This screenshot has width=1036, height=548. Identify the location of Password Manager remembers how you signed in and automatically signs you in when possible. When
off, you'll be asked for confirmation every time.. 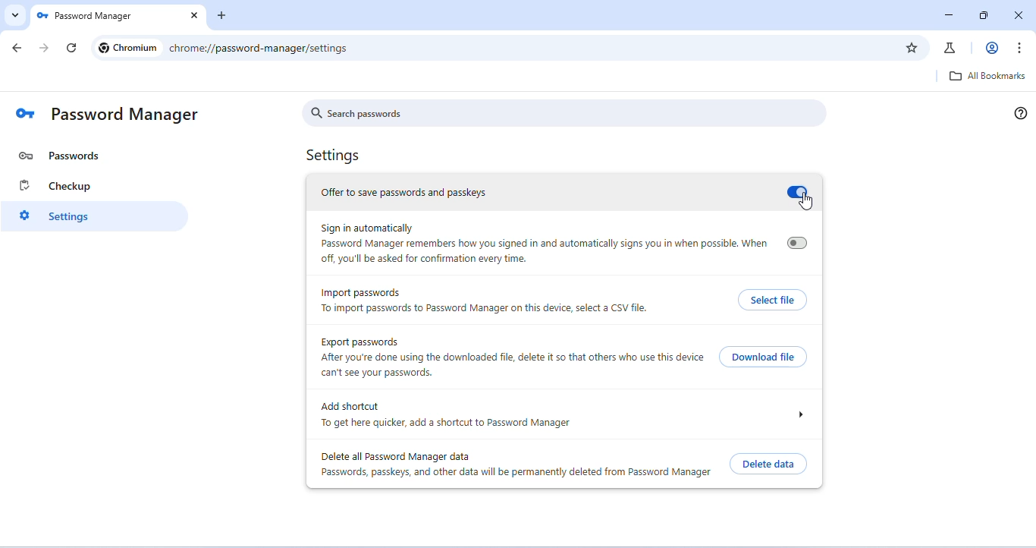
(544, 252).